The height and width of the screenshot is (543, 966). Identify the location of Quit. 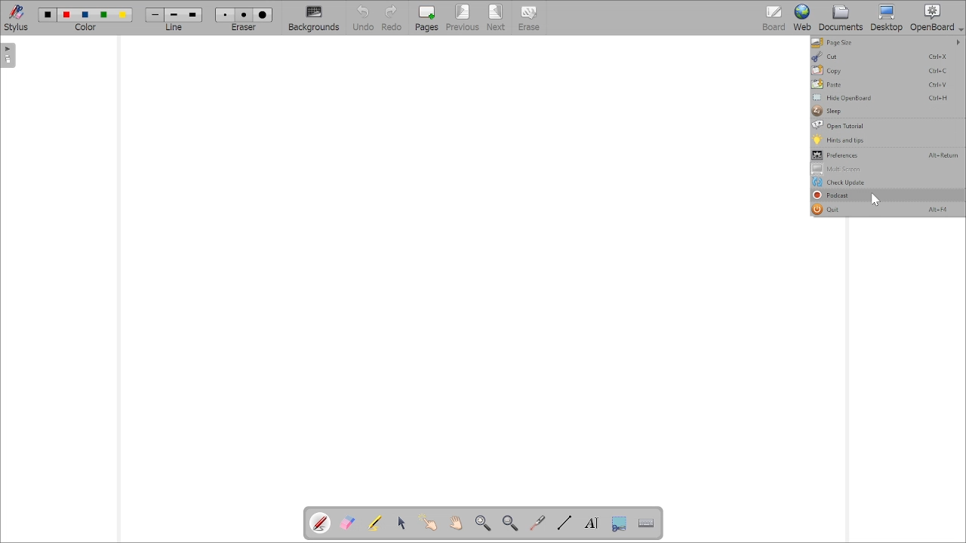
(886, 209).